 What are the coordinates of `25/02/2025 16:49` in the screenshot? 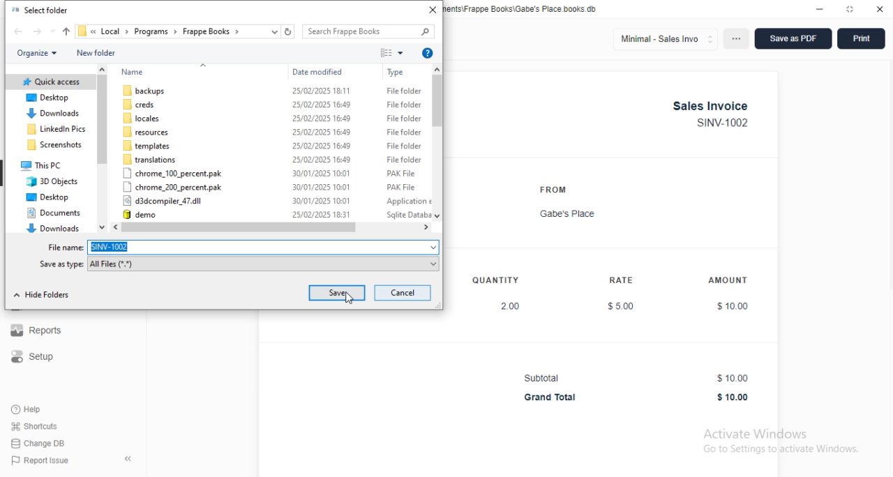 It's located at (322, 146).